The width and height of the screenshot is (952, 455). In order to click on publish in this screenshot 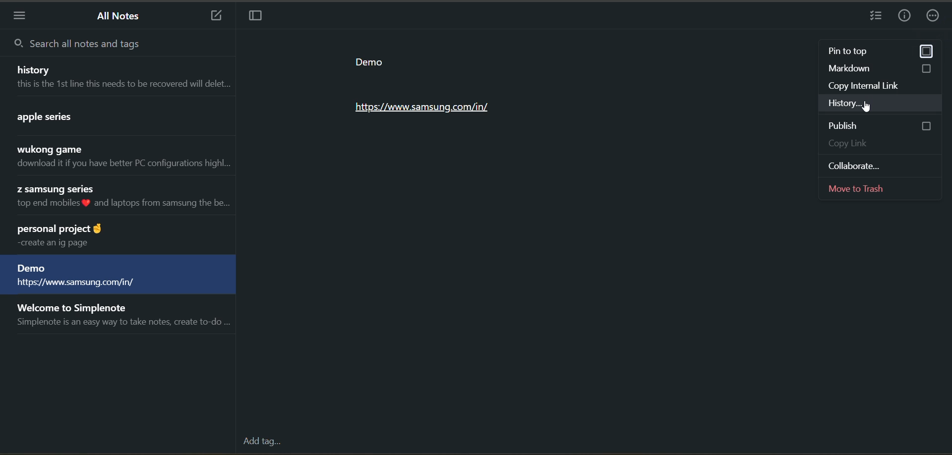, I will do `click(881, 126)`.